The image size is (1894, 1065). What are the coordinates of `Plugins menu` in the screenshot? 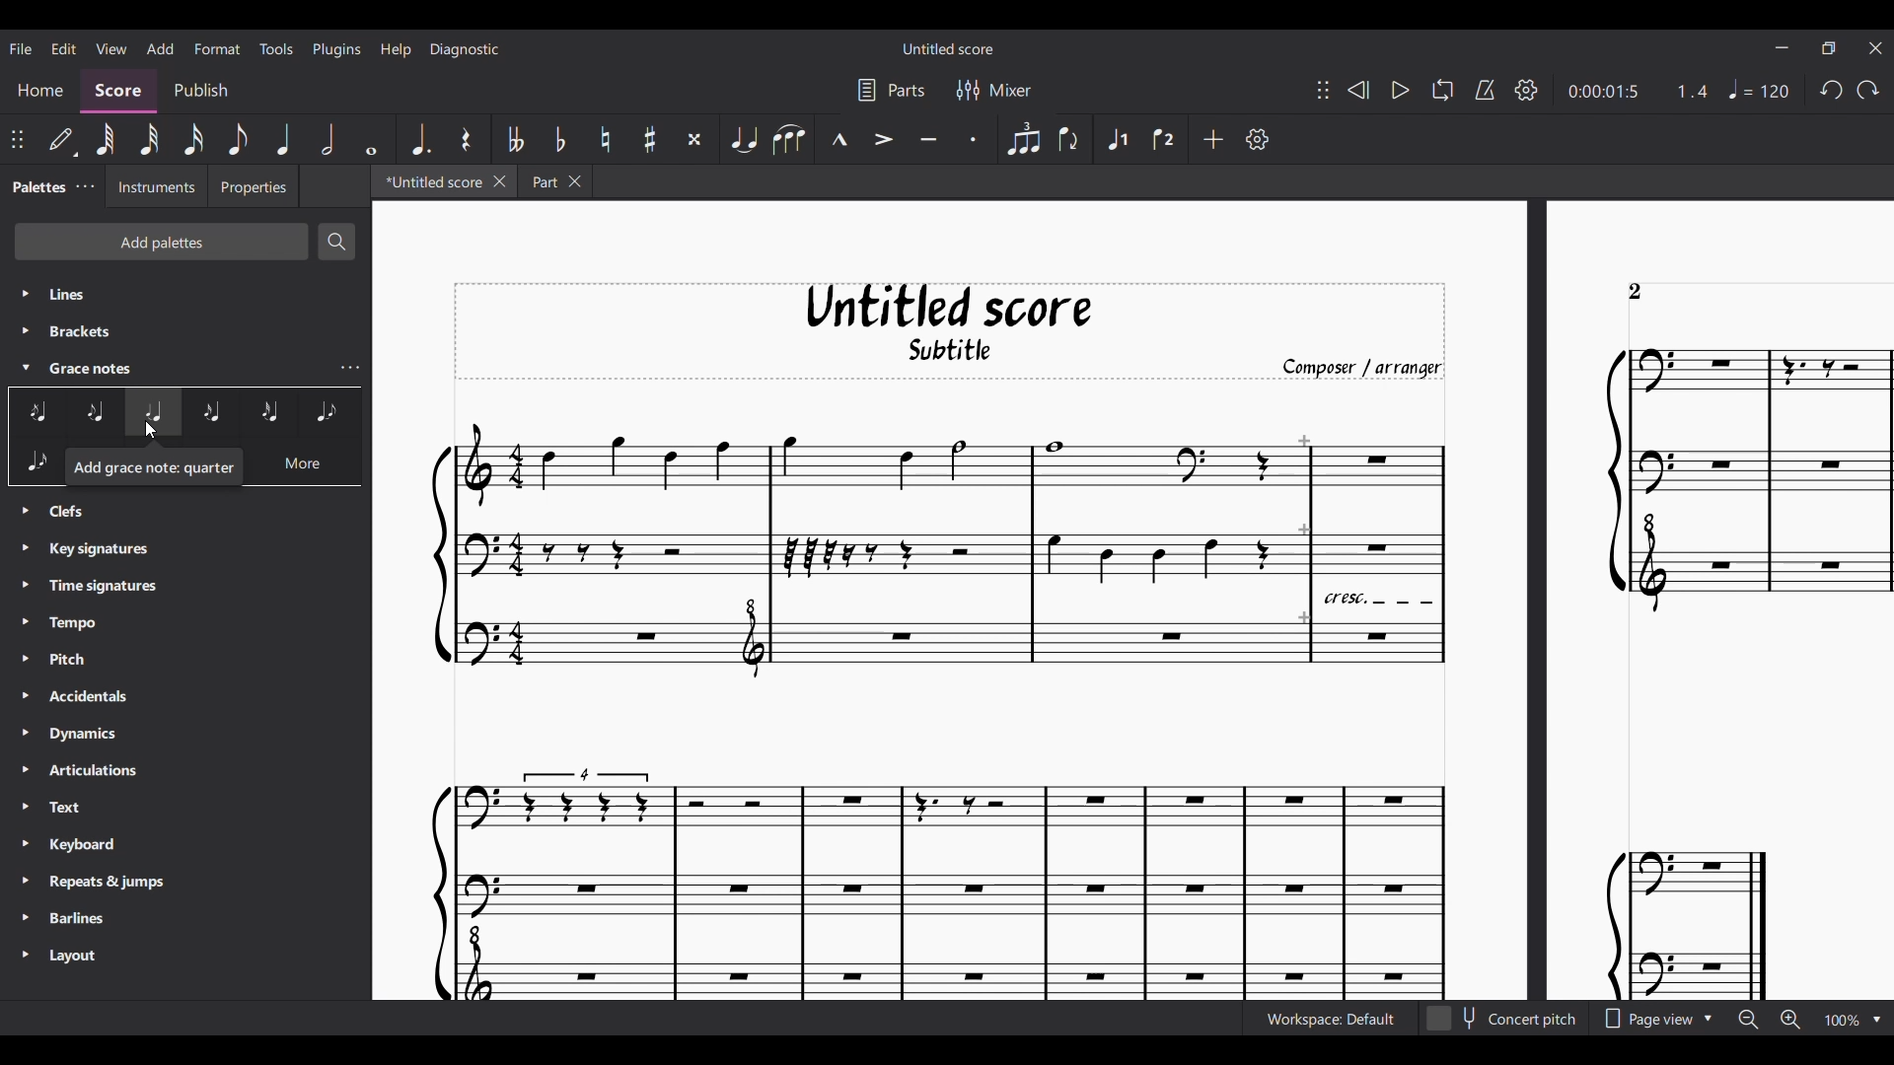 It's located at (336, 48).